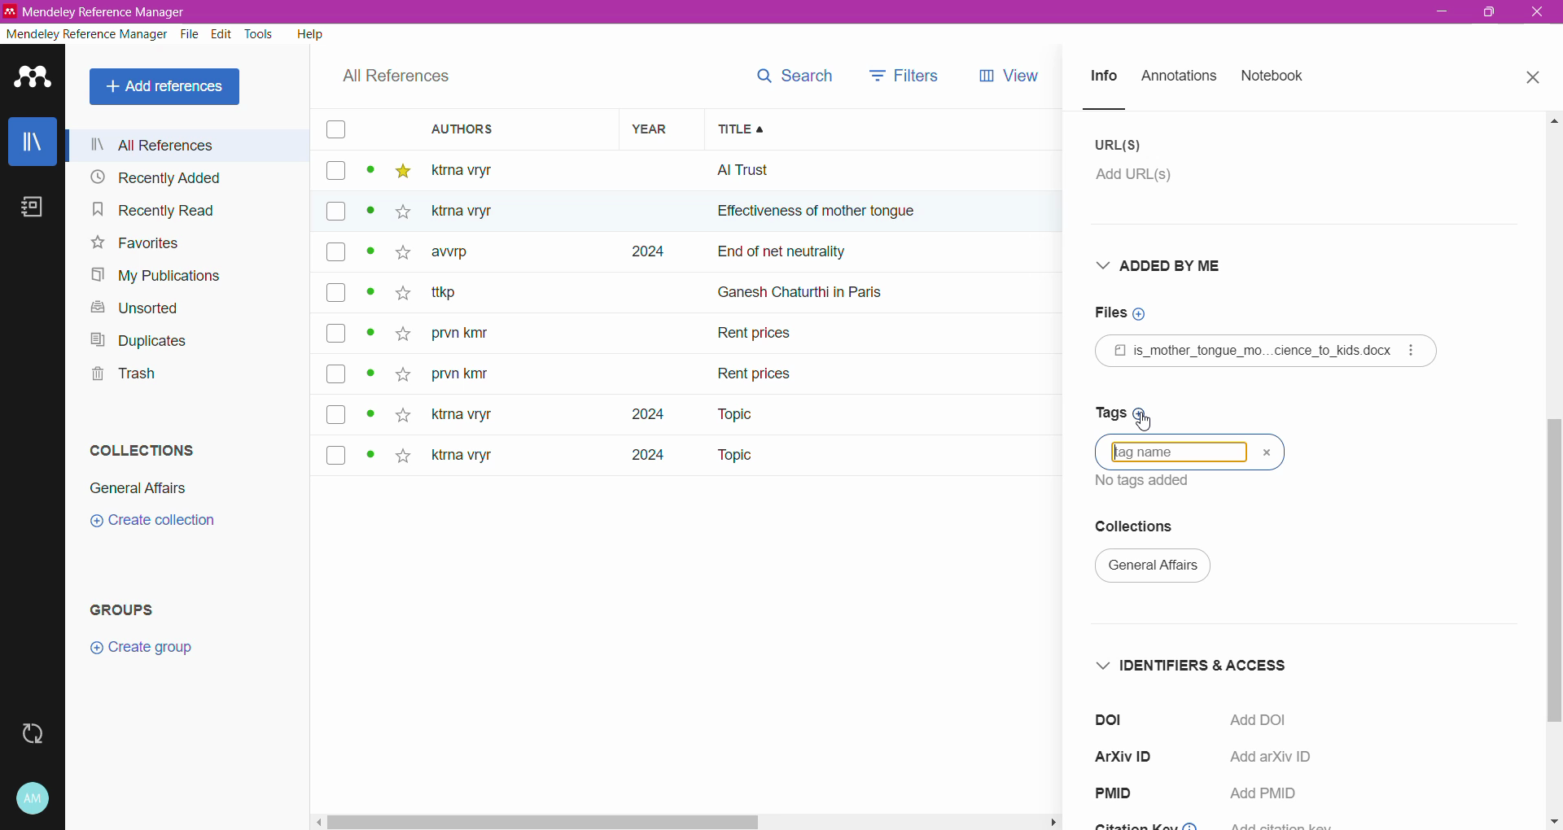 The width and height of the screenshot is (1563, 830). I want to click on box, so click(341, 414).